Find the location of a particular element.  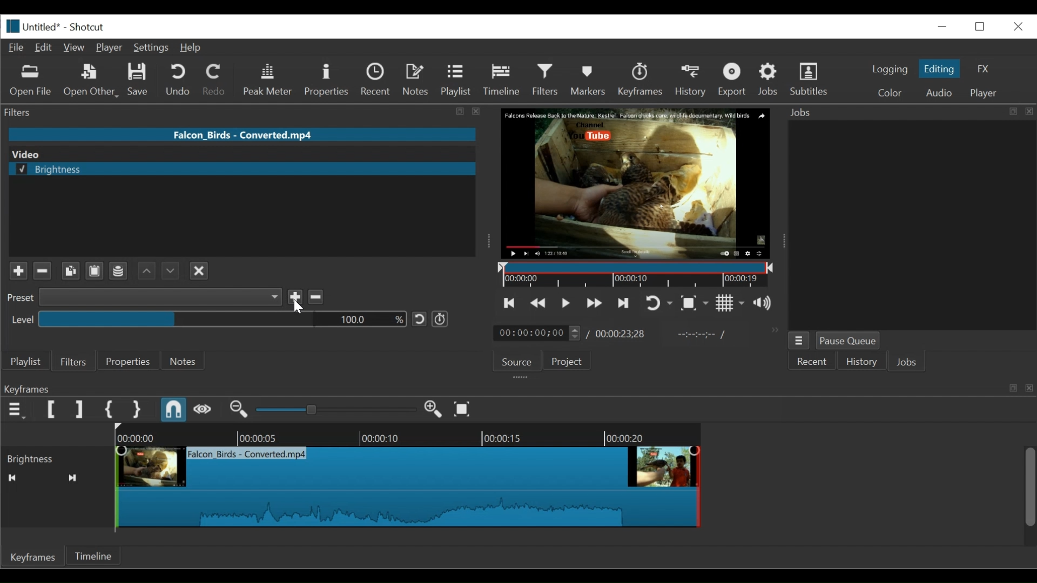

Minus is located at coordinates (43, 271).